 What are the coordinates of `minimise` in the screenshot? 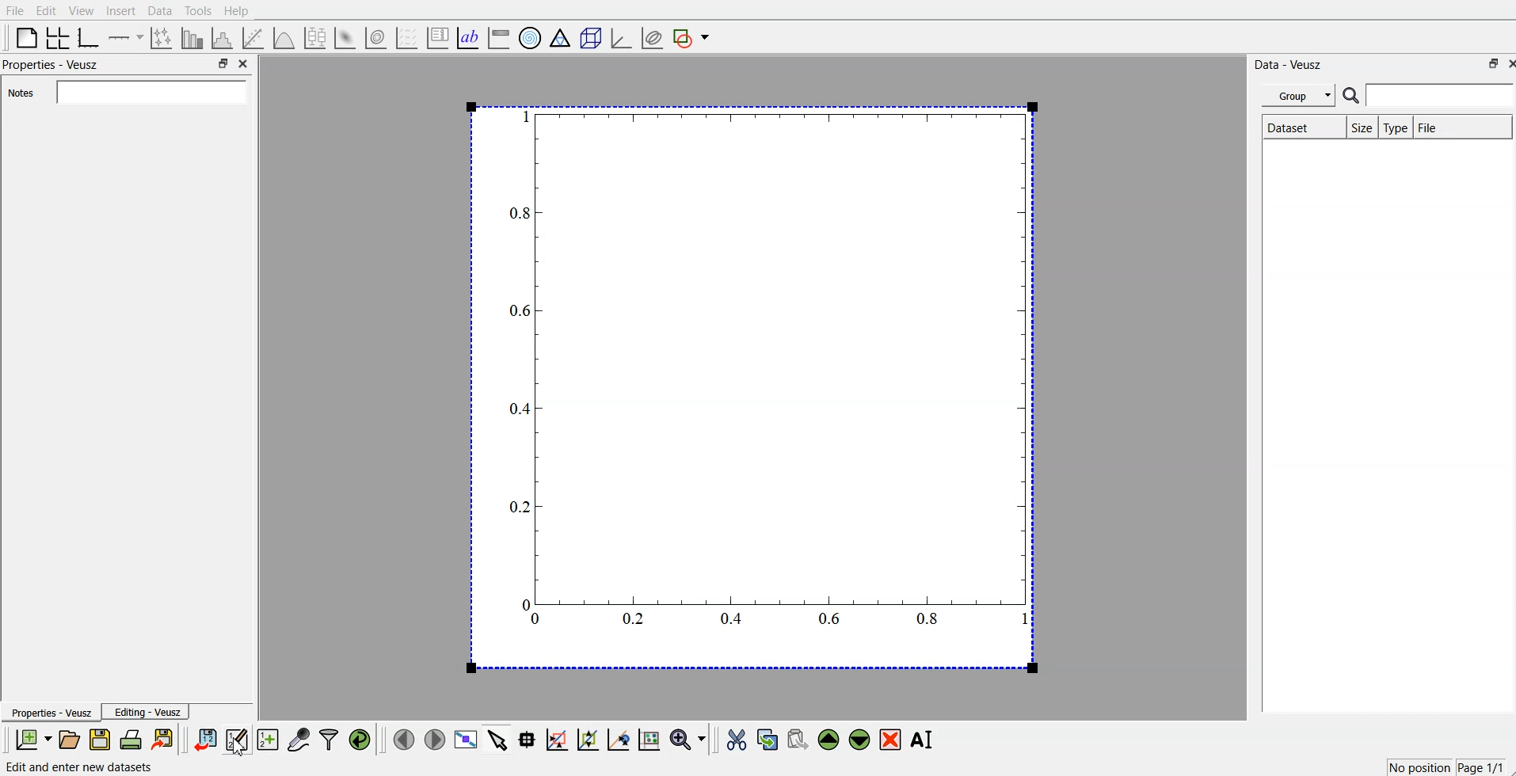 It's located at (223, 62).